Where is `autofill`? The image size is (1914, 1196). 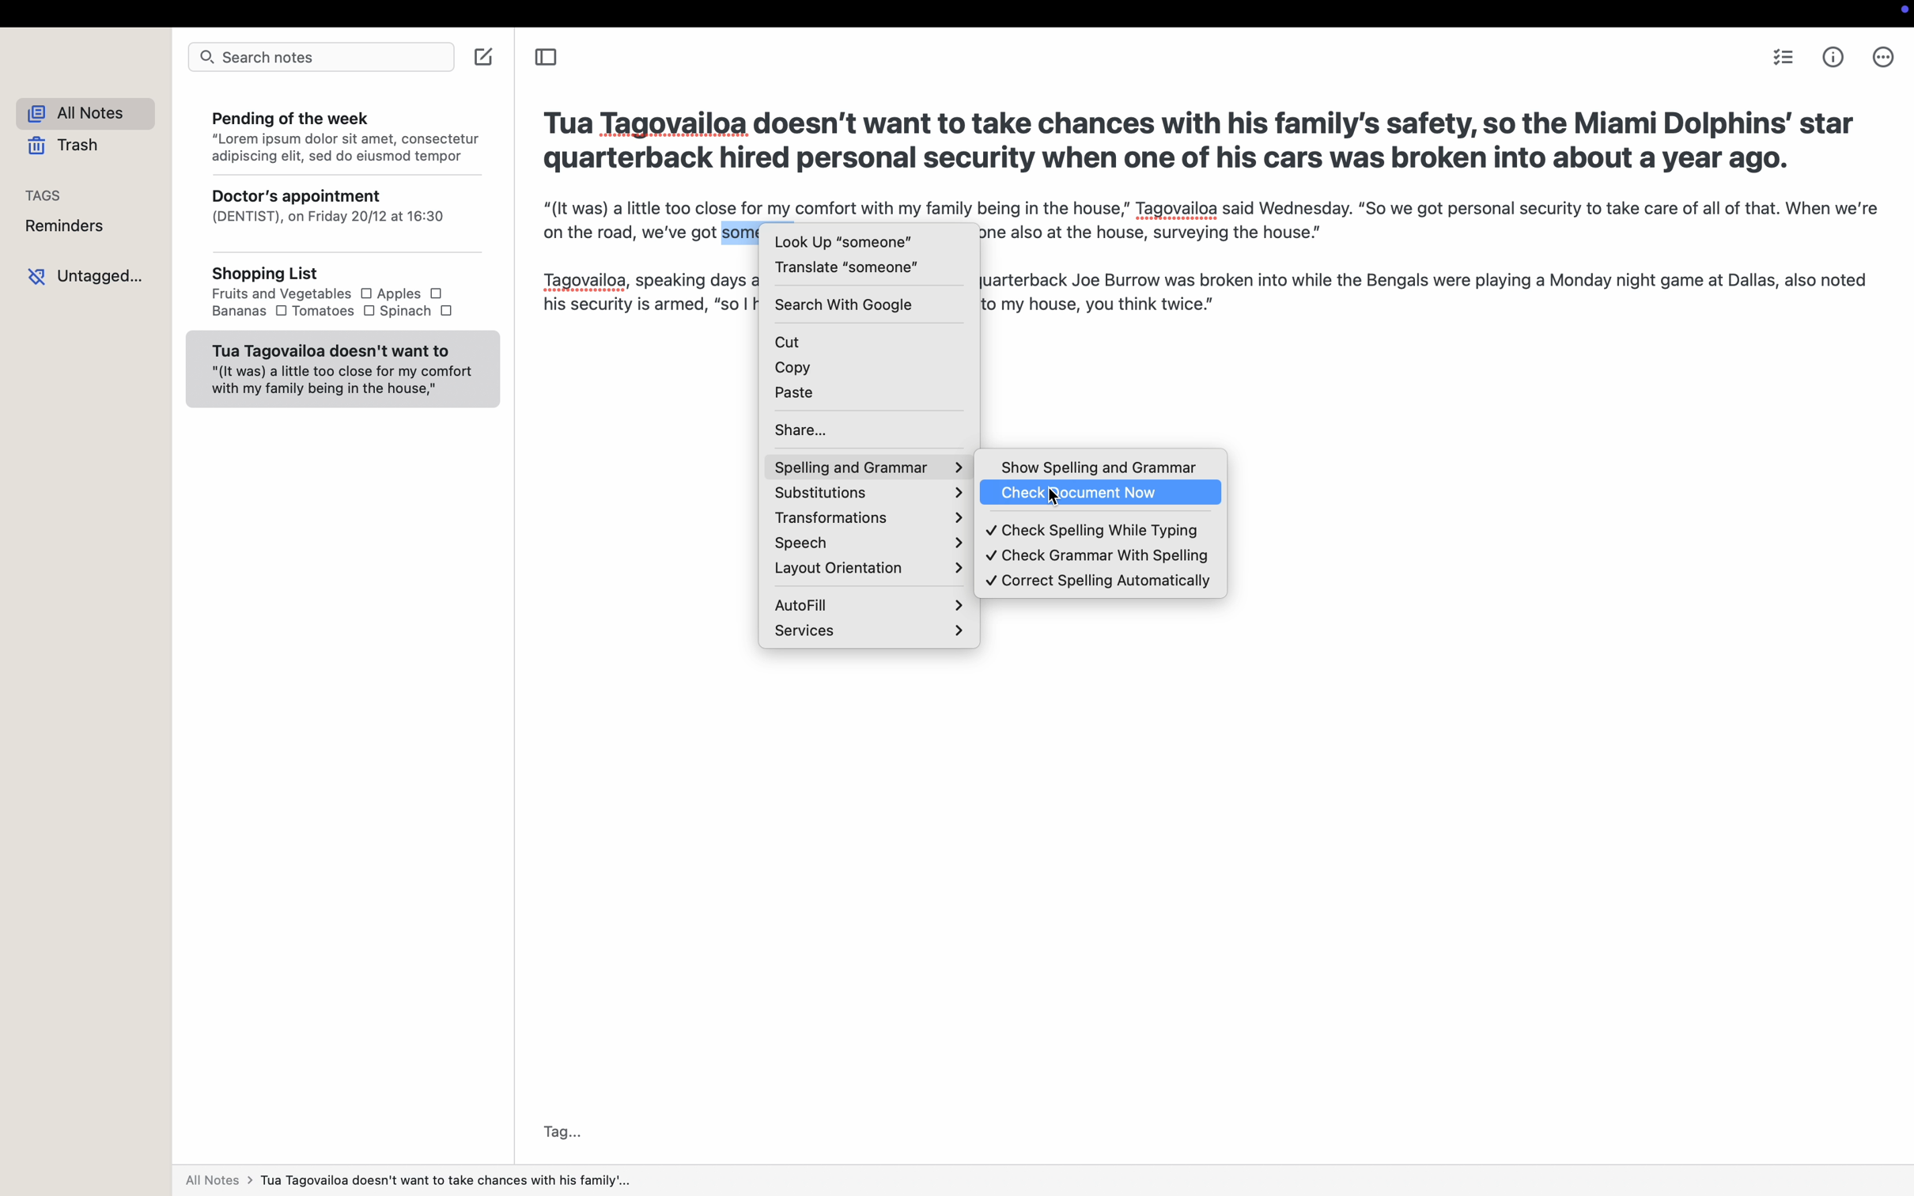
autofill is located at coordinates (869, 603).